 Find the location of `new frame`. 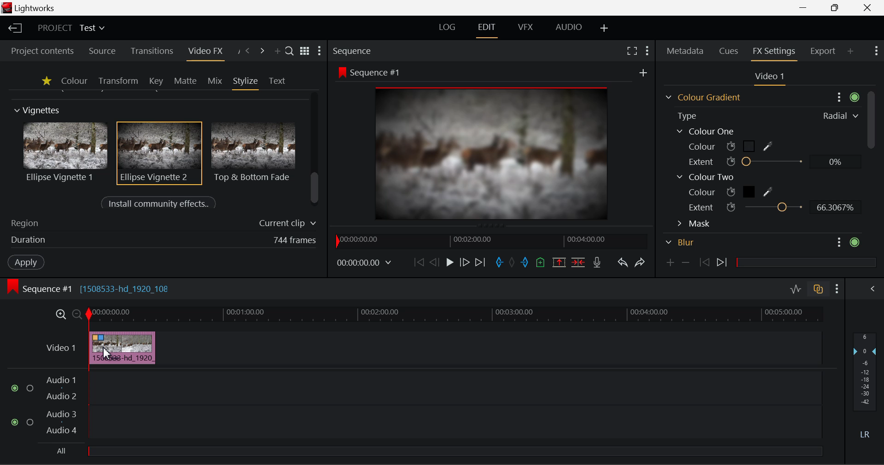

new frame is located at coordinates (644, 72).